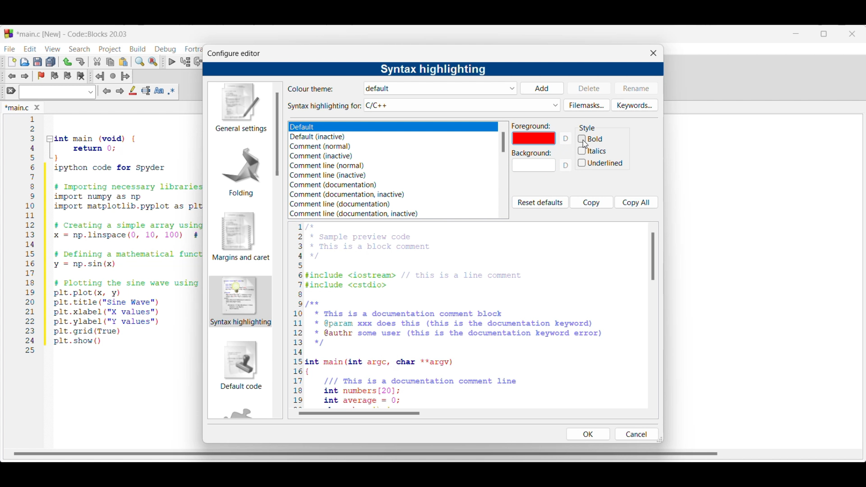 Image resolution: width=866 pixels, height=487 pixels. What do you see at coordinates (25, 62) in the screenshot?
I see `Open` at bounding box center [25, 62].